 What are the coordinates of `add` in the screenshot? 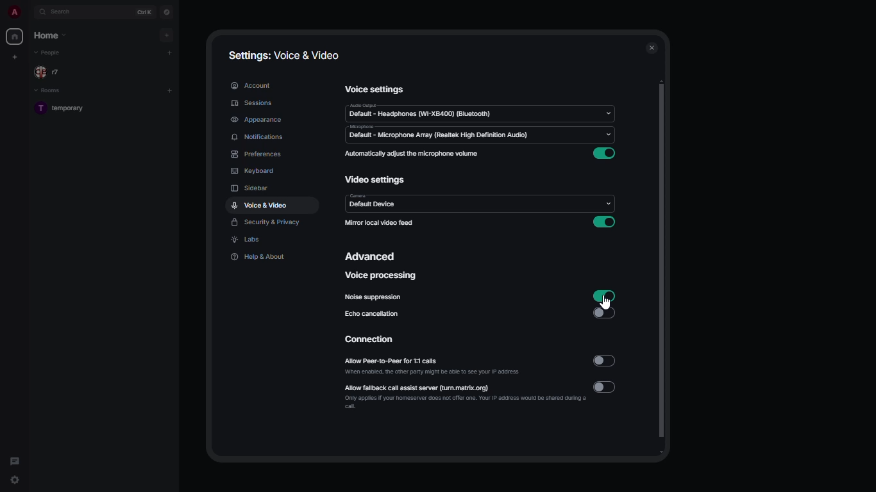 It's located at (167, 35).